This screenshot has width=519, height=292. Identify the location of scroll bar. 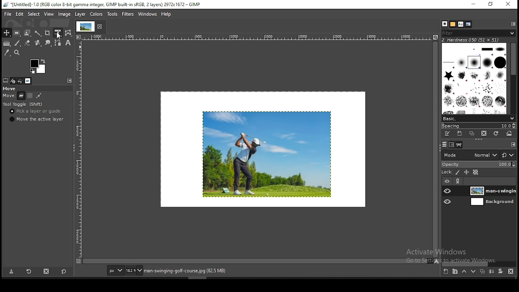
(255, 262).